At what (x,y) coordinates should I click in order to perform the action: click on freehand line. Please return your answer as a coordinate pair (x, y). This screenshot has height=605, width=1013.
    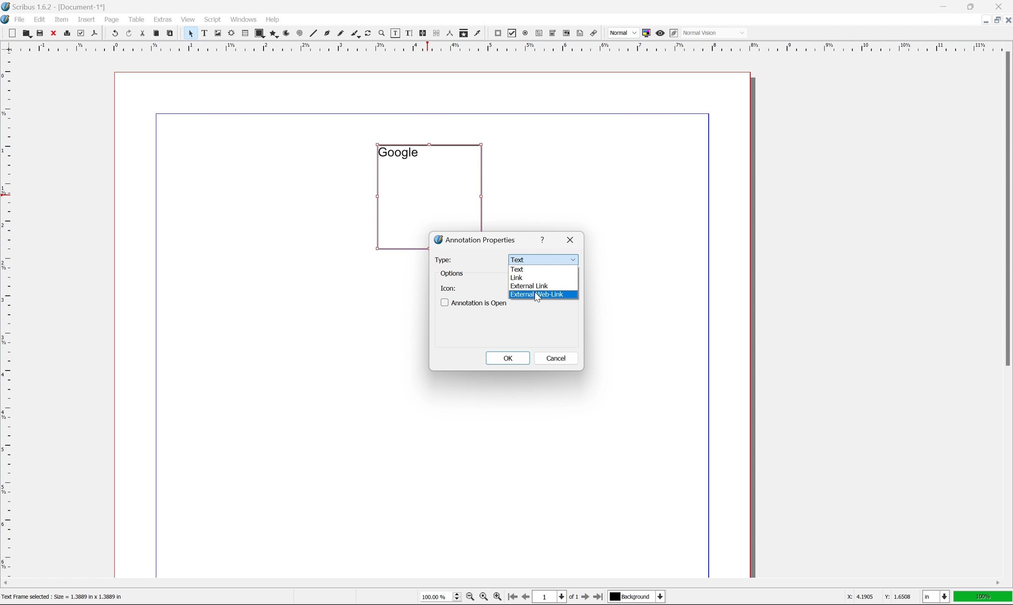
    Looking at the image, I should click on (341, 34).